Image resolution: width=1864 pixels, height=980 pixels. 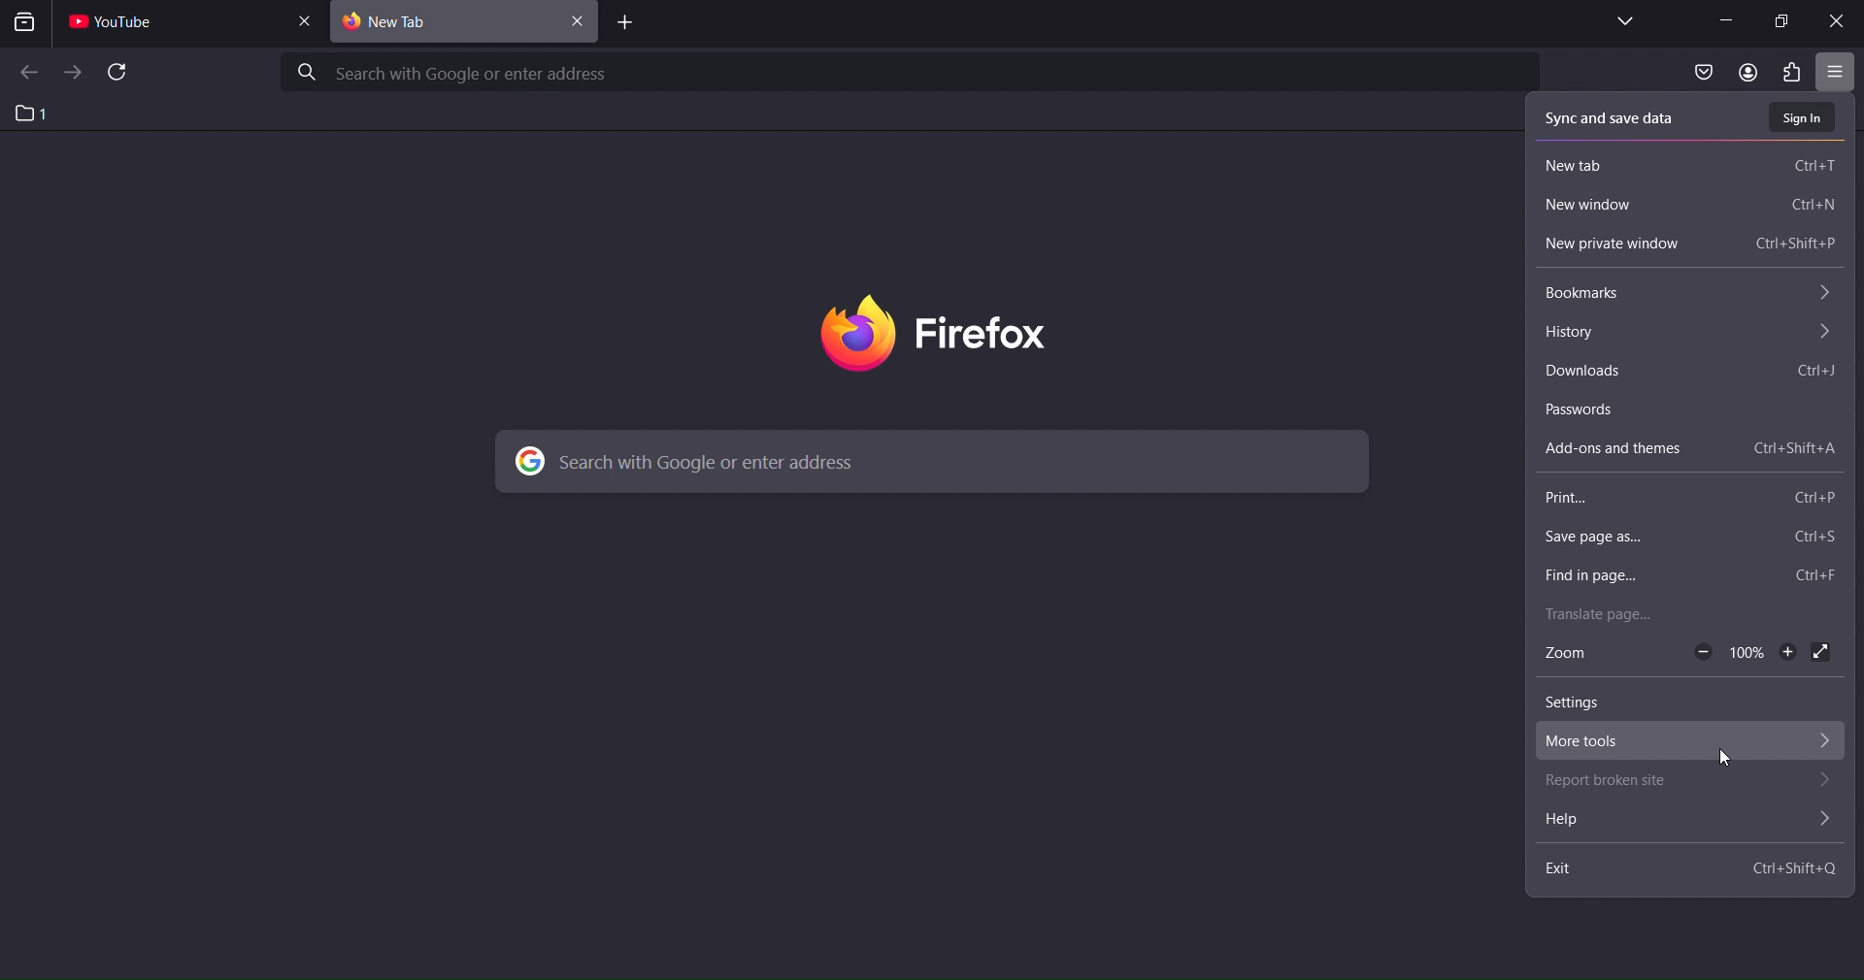 I want to click on downloads, so click(x=1599, y=371).